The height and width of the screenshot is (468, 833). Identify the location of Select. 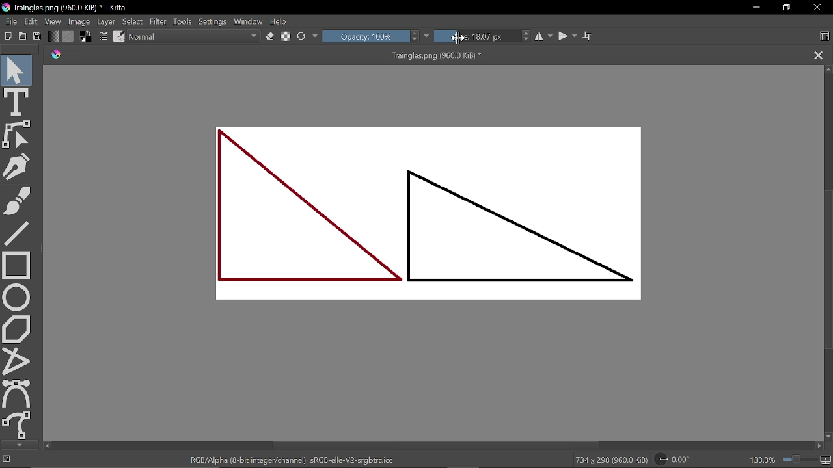
(133, 22).